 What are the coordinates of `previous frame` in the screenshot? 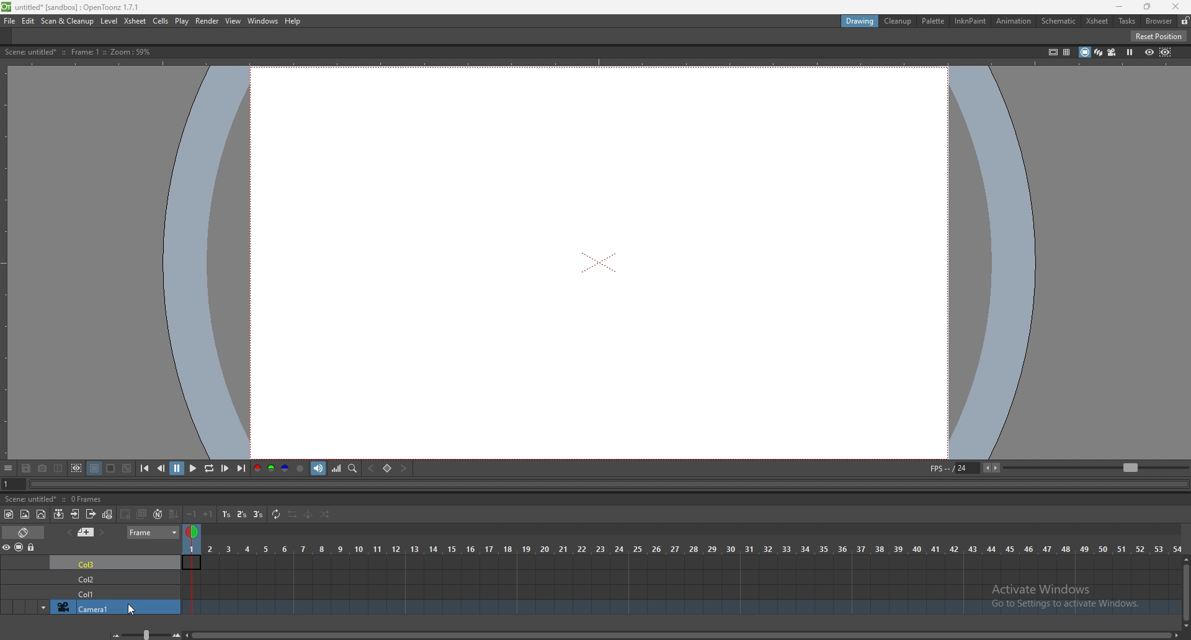 It's located at (161, 468).